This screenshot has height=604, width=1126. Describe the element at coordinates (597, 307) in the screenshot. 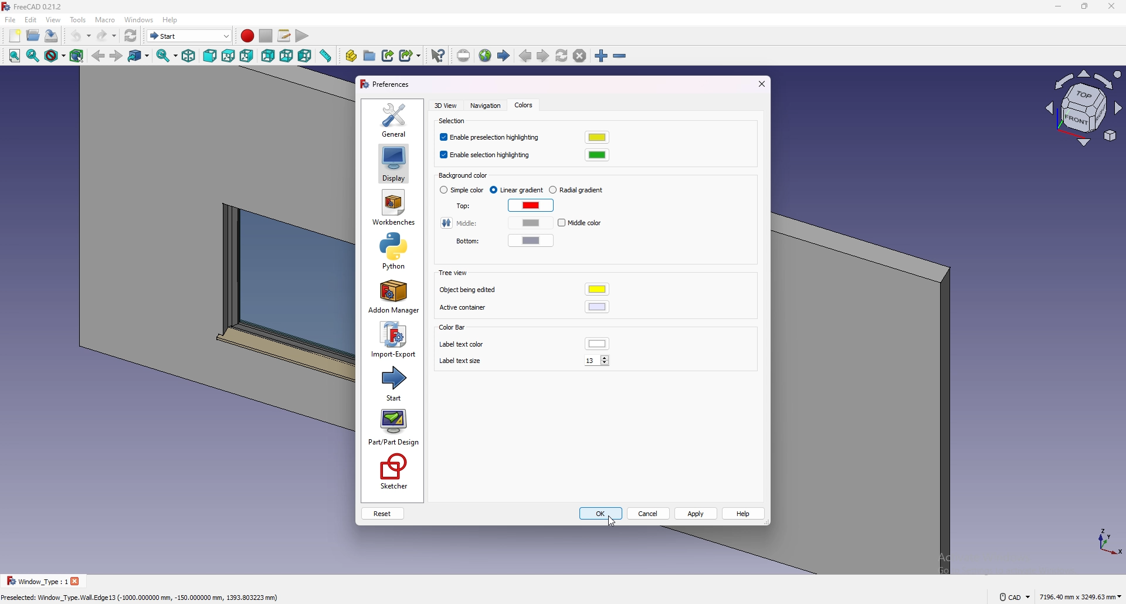

I see `active container color` at that location.